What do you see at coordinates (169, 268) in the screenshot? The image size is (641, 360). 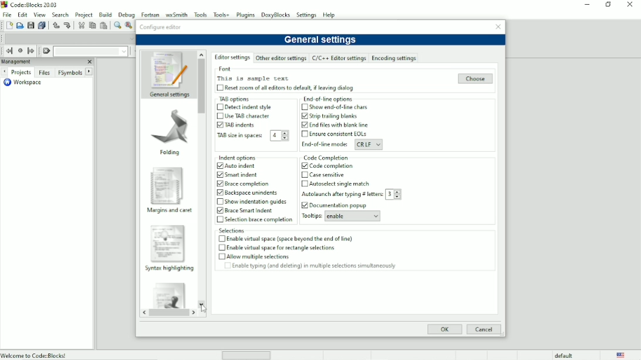 I see `Syntax highlighting` at bounding box center [169, 268].